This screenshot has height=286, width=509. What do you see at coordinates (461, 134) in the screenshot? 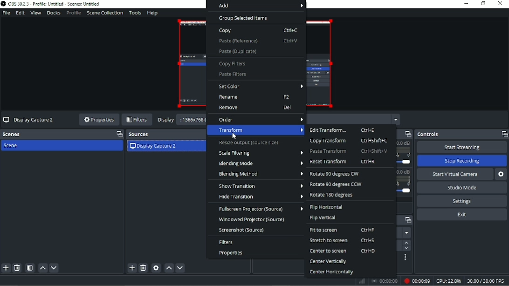
I see `Controls` at bounding box center [461, 134].